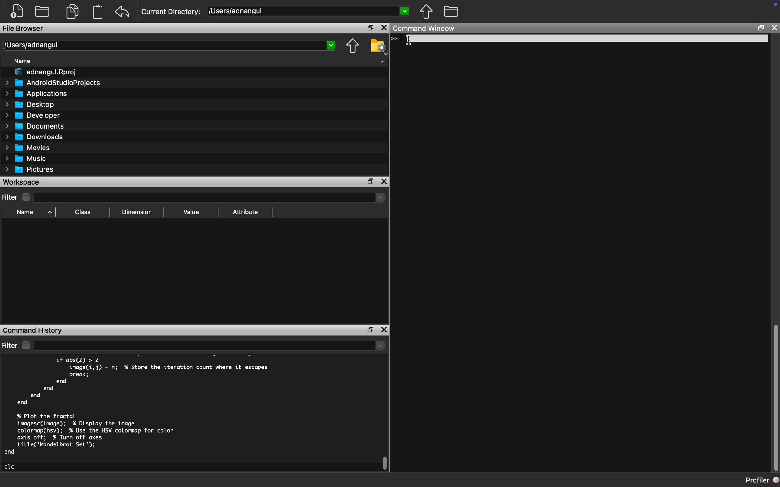 The height and width of the screenshot is (487, 780). What do you see at coordinates (73, 11) in the screenshot?
I see `Copy` at bounding box center [73, 11].